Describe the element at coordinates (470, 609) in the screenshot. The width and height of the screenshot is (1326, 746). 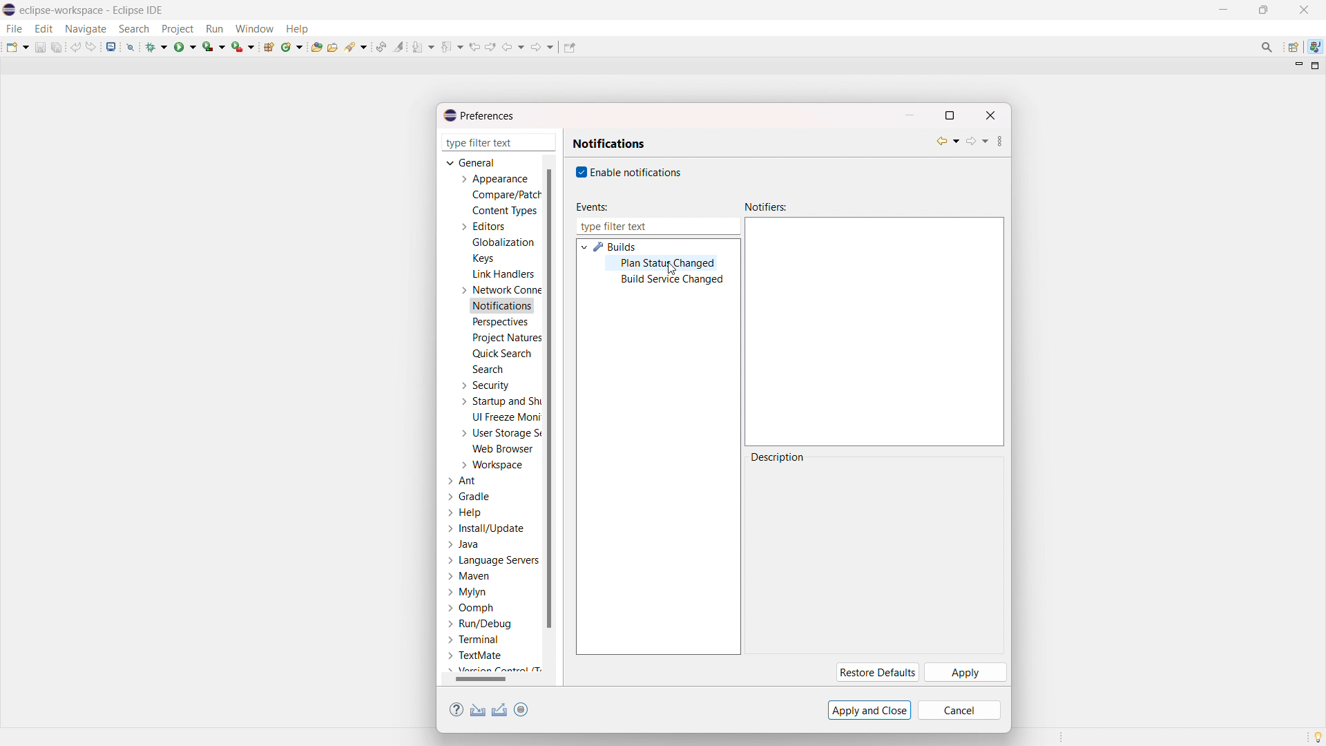
I see `oomph` at that location.